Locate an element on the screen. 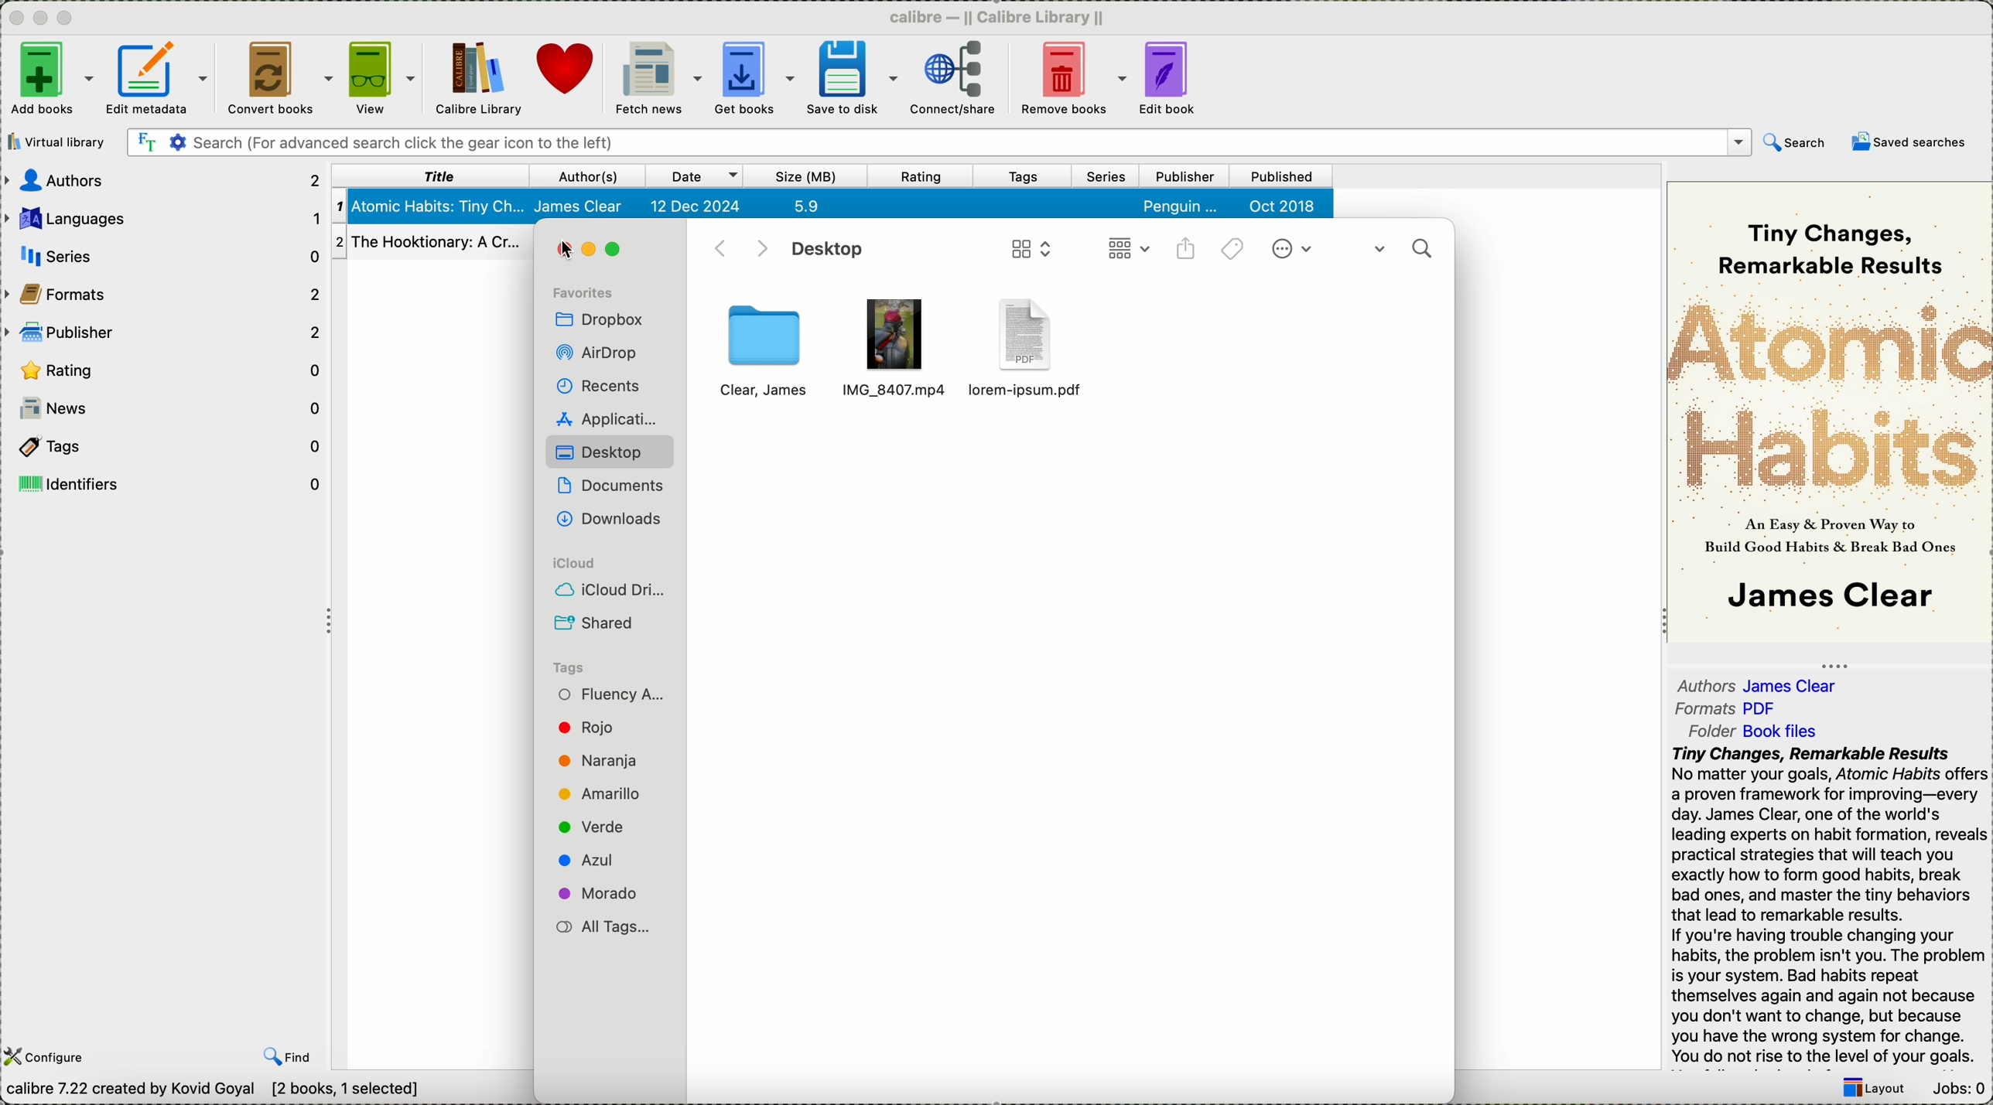 Image resolution: width=1993 pixels, height=1105 pixels. icloud is located at coordinates (605, 556).